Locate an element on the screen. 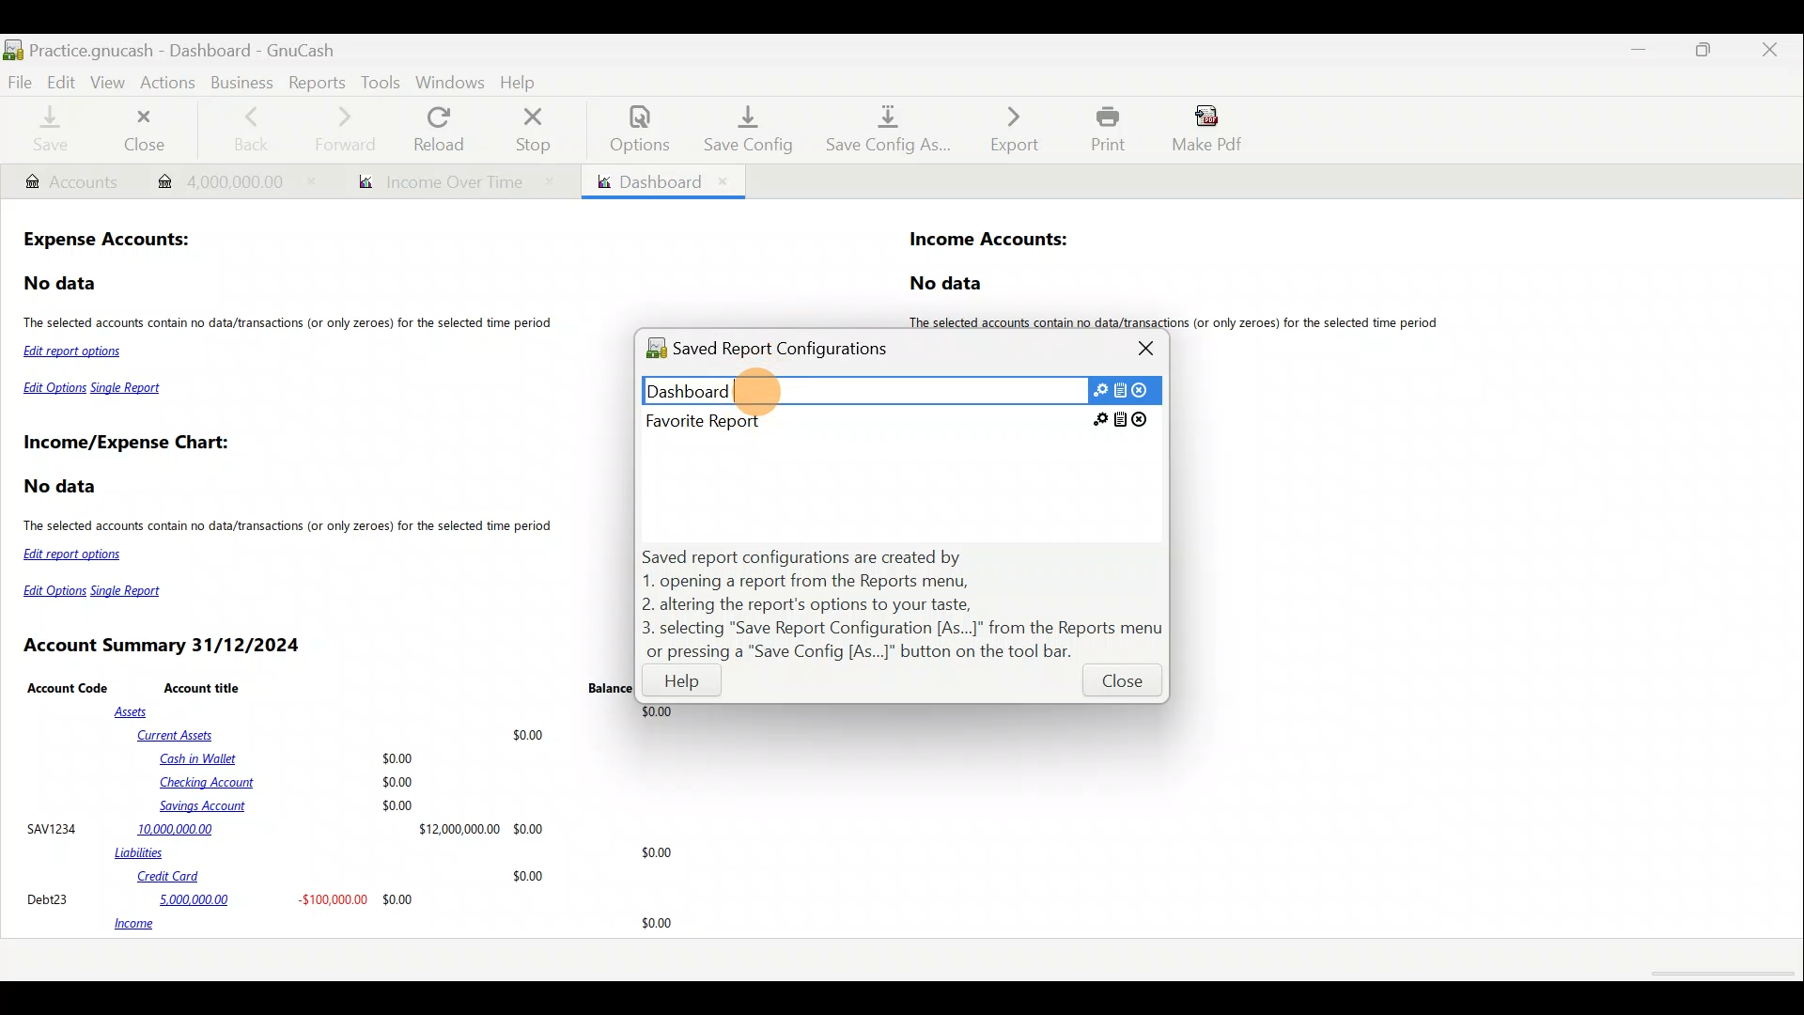  Close is located at coordinates (1148, 348).